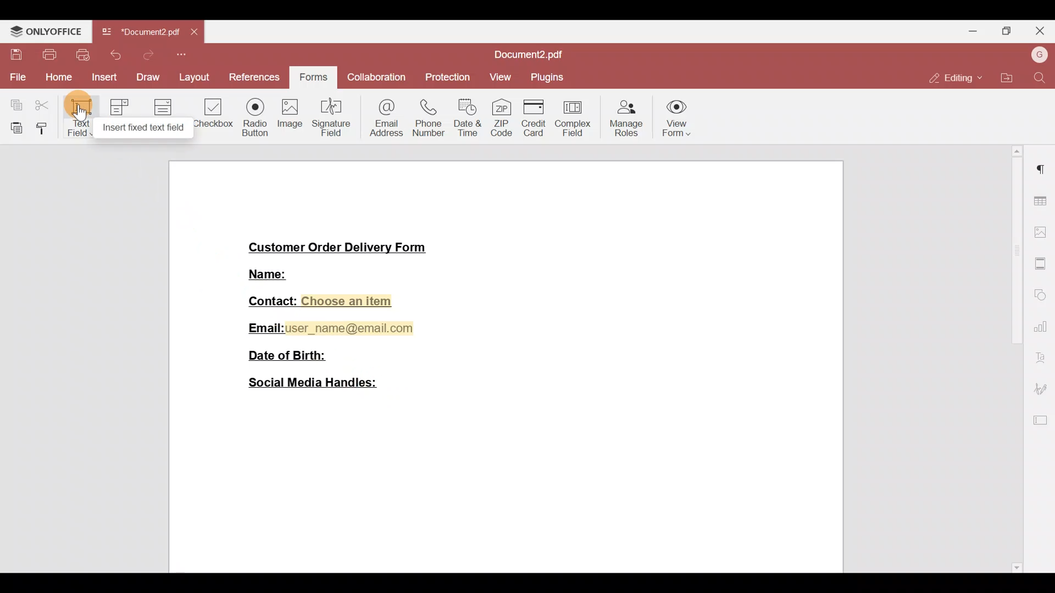 This screenshot has width=1055, height=593. Describe the element at coordinates (289, 357) in the screenshot. I see `Date of Birth:` at that location.